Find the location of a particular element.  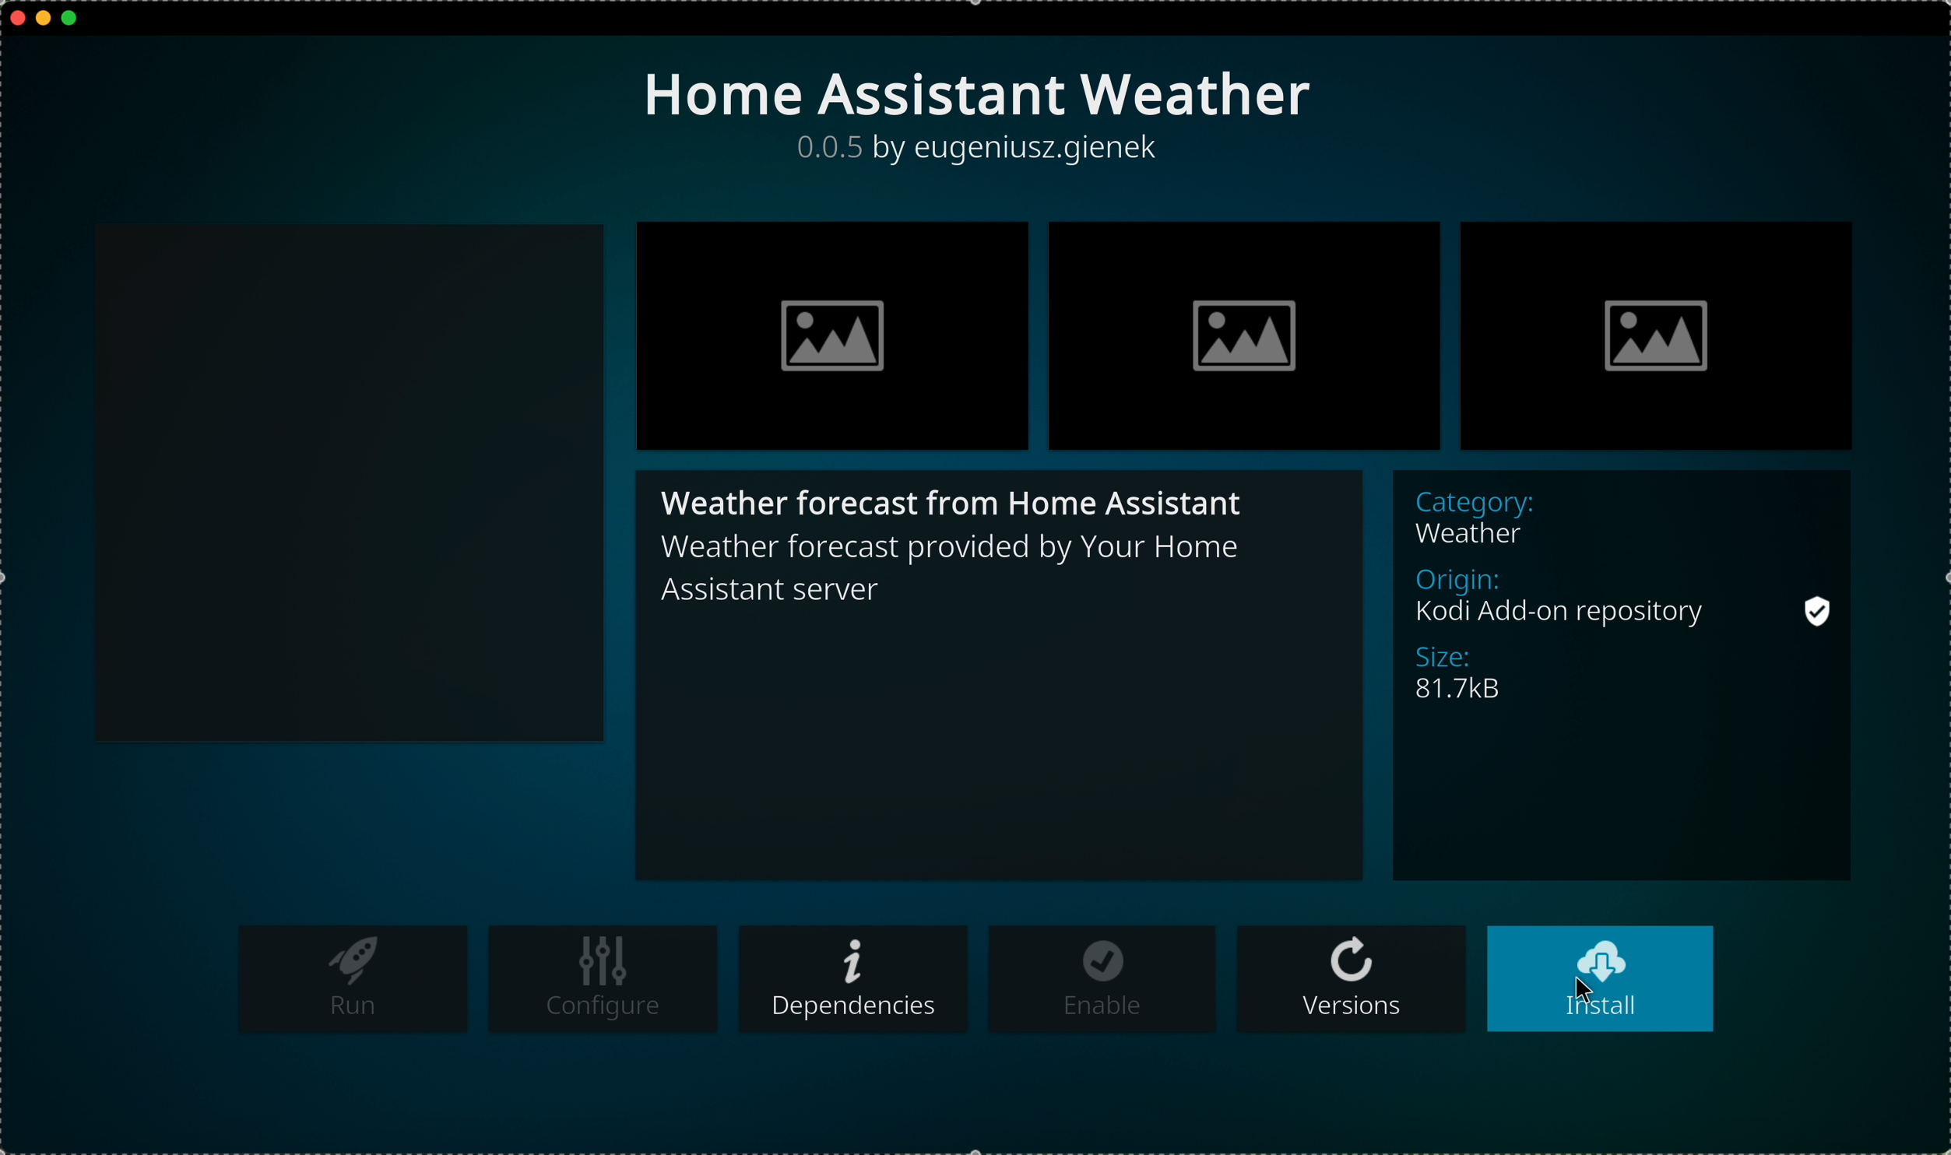

cursor is located at coordinates (1585, 992).